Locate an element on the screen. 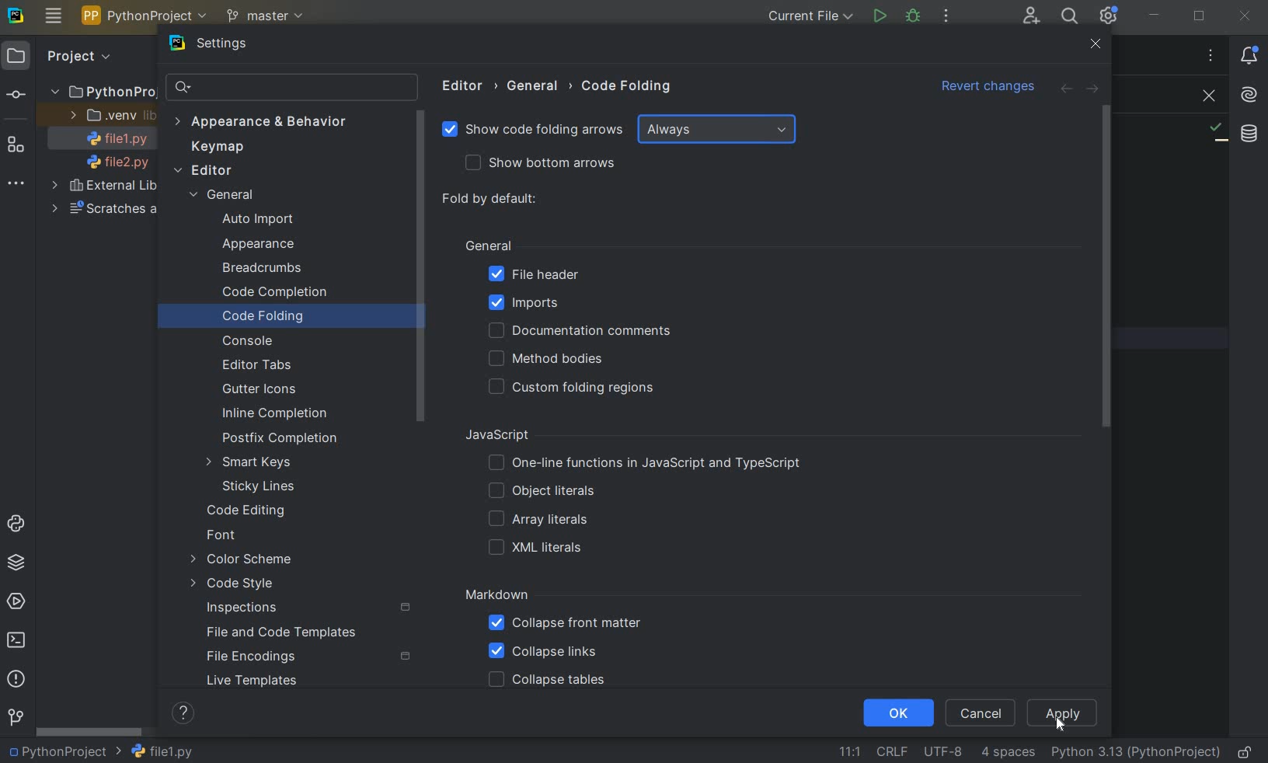 This screenshot has height=763, width=1268. FILE ENCODINGS is located at coordinates (308, 657).